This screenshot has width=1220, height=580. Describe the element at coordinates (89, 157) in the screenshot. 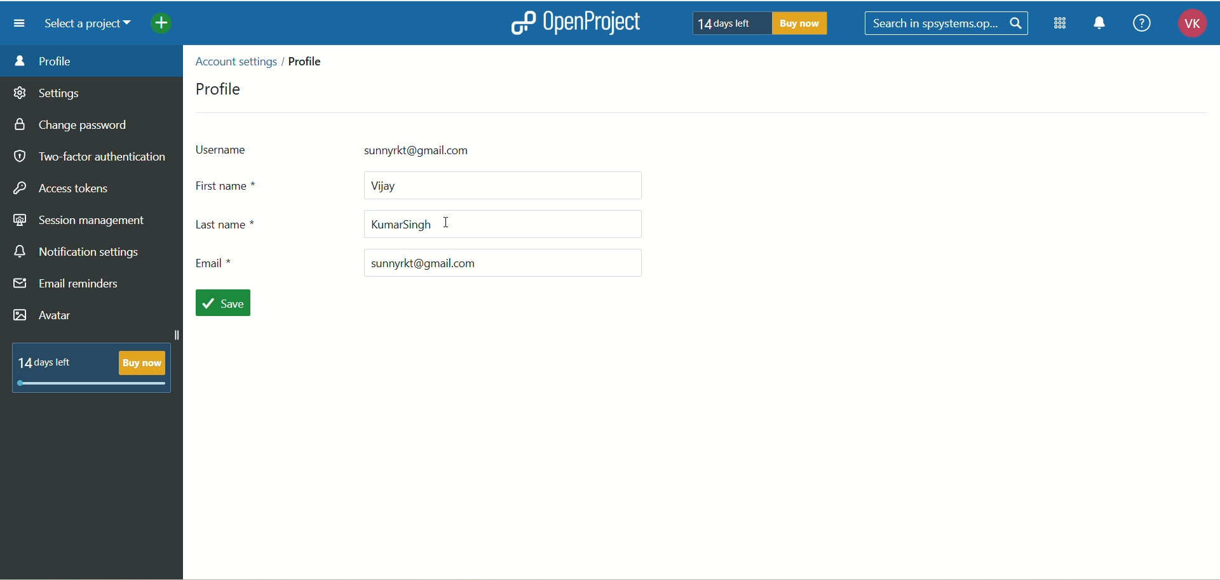

I see `two-factor authentication` at that location.